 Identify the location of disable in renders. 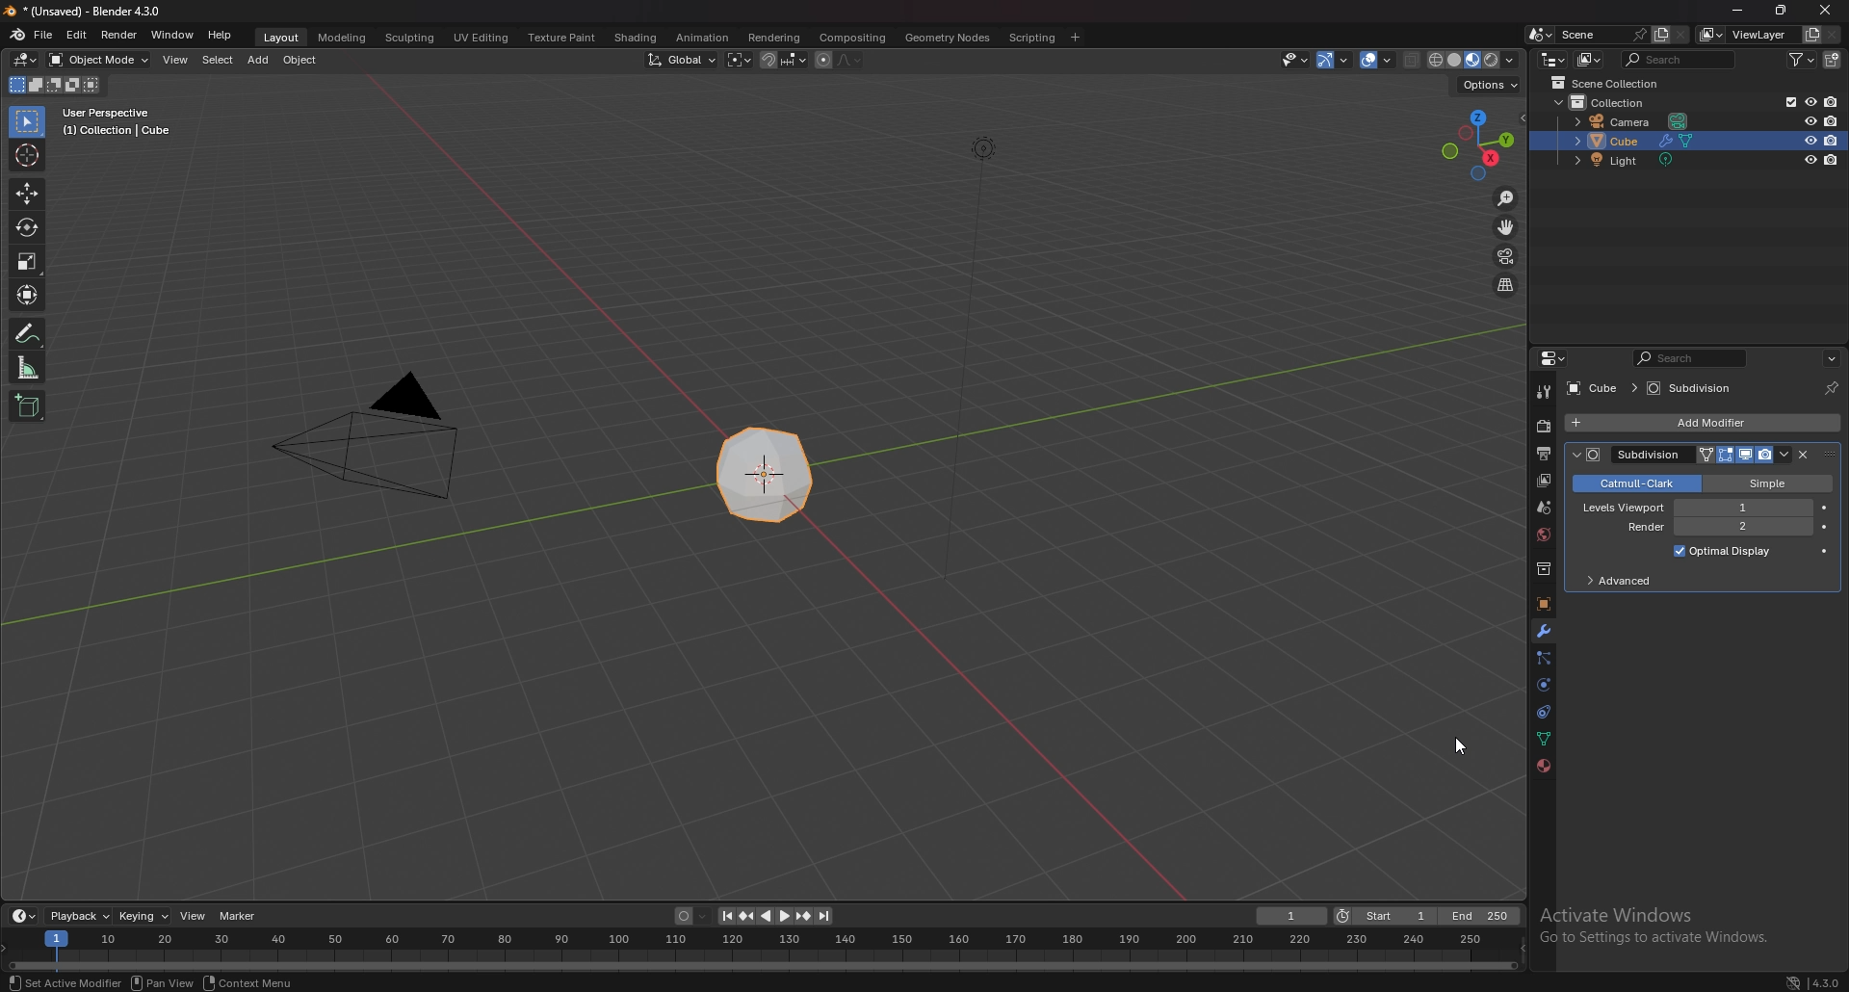
(1834, 159).